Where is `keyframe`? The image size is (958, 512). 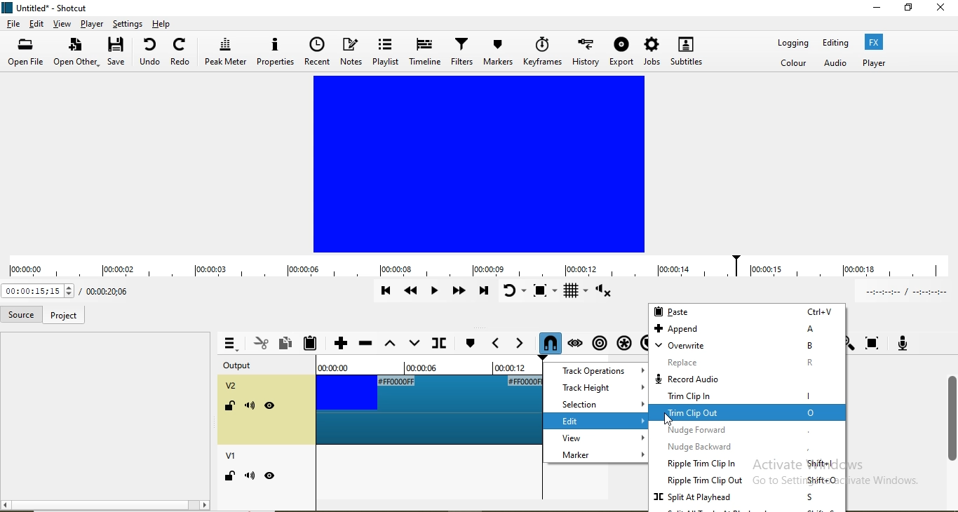
keyframe is located at coordinates (543, 50).